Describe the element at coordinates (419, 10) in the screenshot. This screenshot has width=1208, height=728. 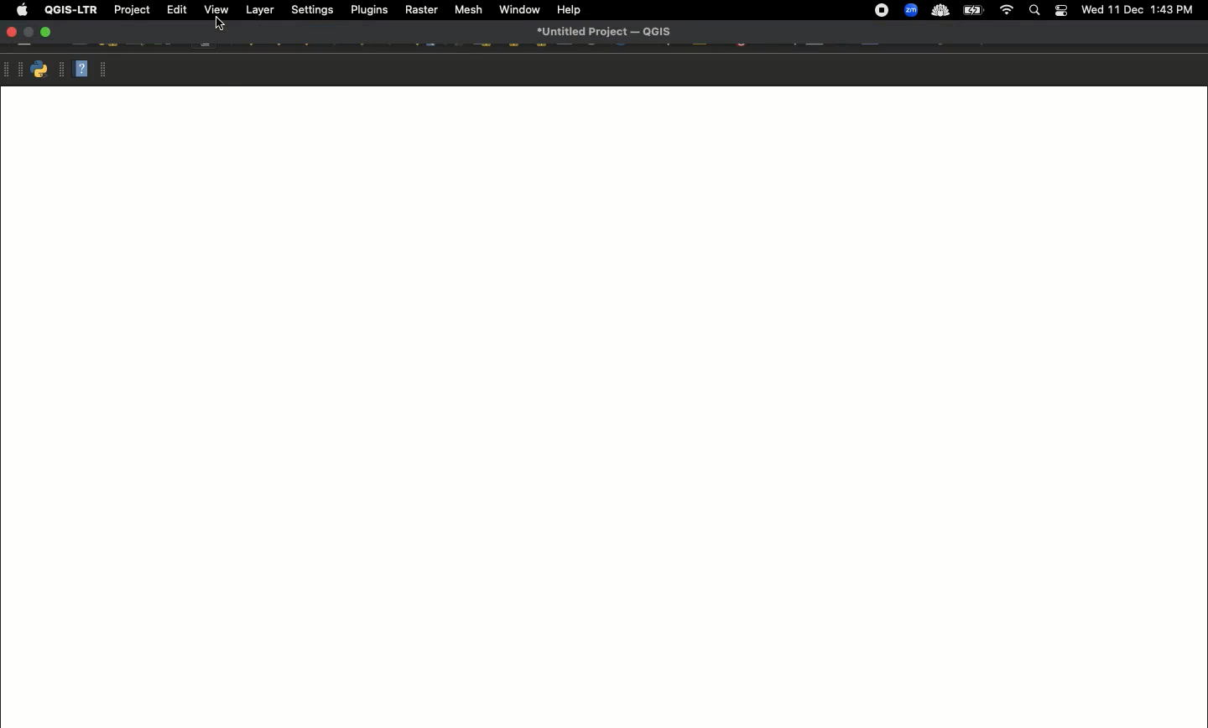
I see `Raster` at that location.